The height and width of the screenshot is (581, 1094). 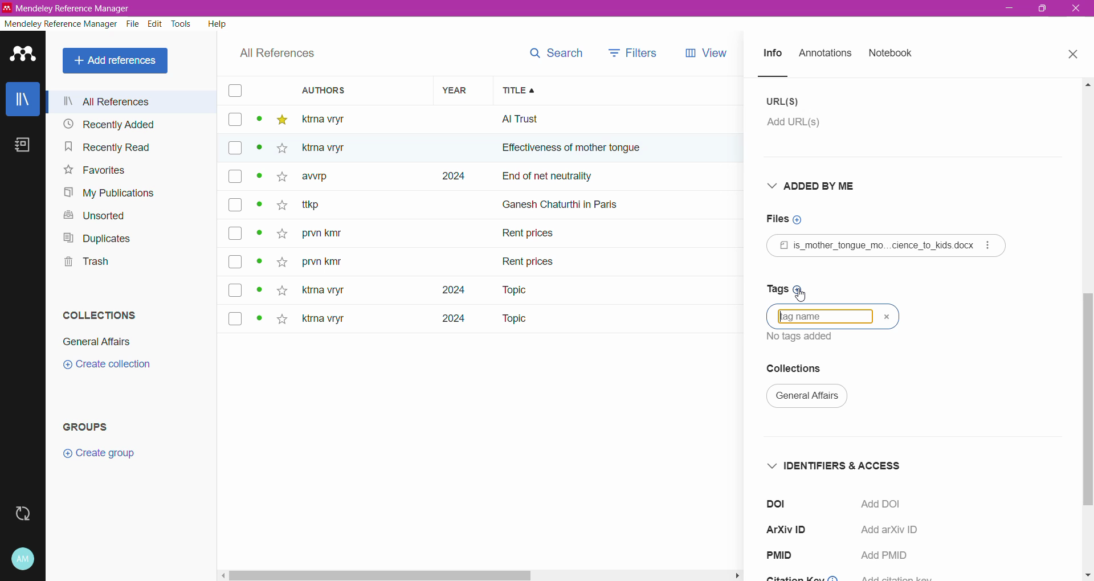 What do you see at coordinates (182, 24) in the screenshot?
I see `Tools` at bounding box center [182, 24].